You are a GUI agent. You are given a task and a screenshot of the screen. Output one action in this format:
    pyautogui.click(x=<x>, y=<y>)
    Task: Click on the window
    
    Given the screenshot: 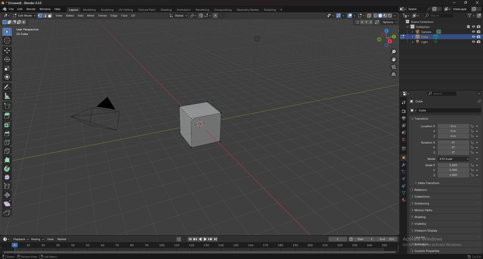 What is the action you would take?
    pyautogui.click(x=46, y=9)
    